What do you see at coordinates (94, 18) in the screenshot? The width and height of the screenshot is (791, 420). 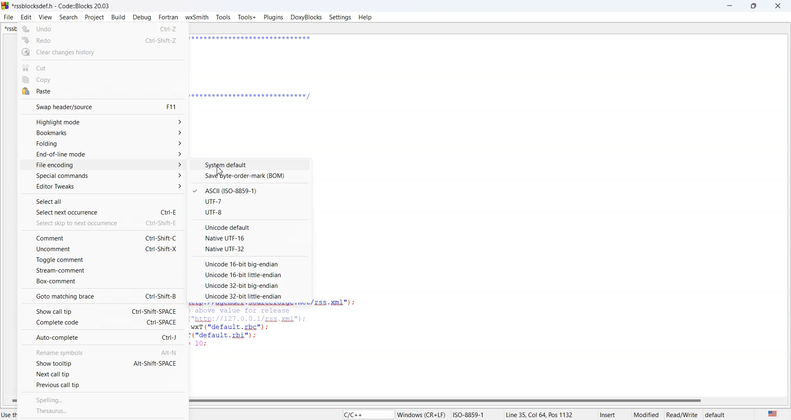 I see `Project` at bounding box center [94, 18].